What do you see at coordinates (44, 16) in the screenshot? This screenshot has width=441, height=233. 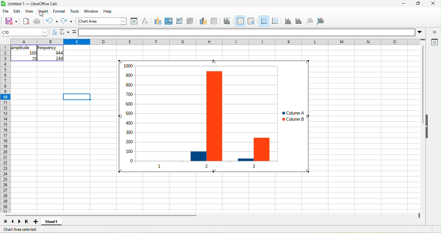 I see `cursor movement` at bounding box center [44, 16].